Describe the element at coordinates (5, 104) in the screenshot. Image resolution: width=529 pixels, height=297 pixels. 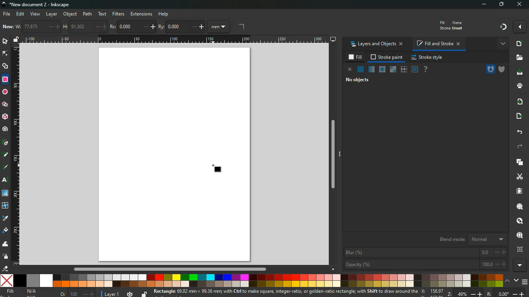
I see `star polygon` at that location.